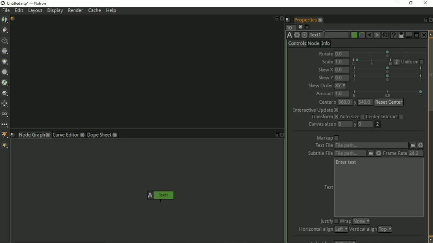  I want to click on cursor, so click(324, 33).